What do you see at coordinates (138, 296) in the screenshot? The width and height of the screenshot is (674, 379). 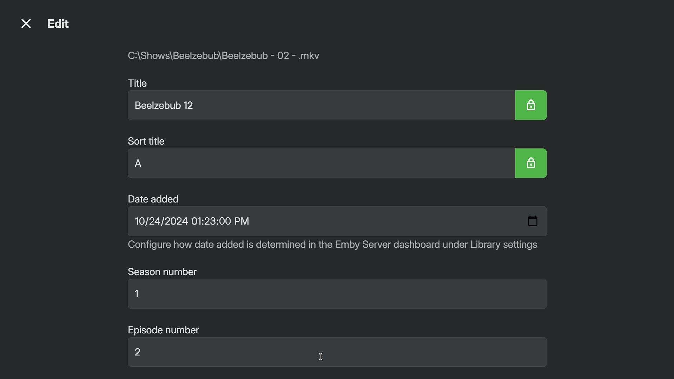 I see `1` at bounding box center [138, 296].